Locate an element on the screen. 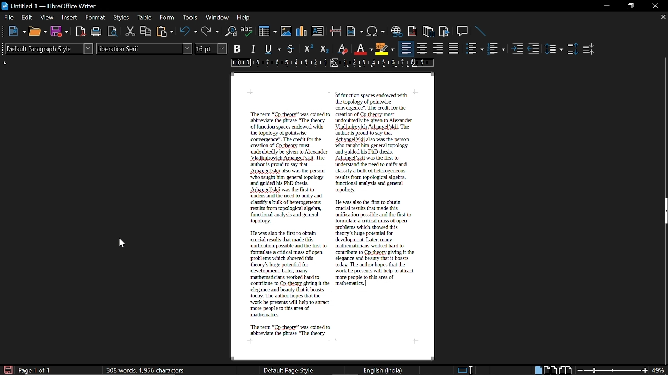 Image resolution: width=668 pixels, height=375 pixels. Multiple page is located at coordinates (550, 369).